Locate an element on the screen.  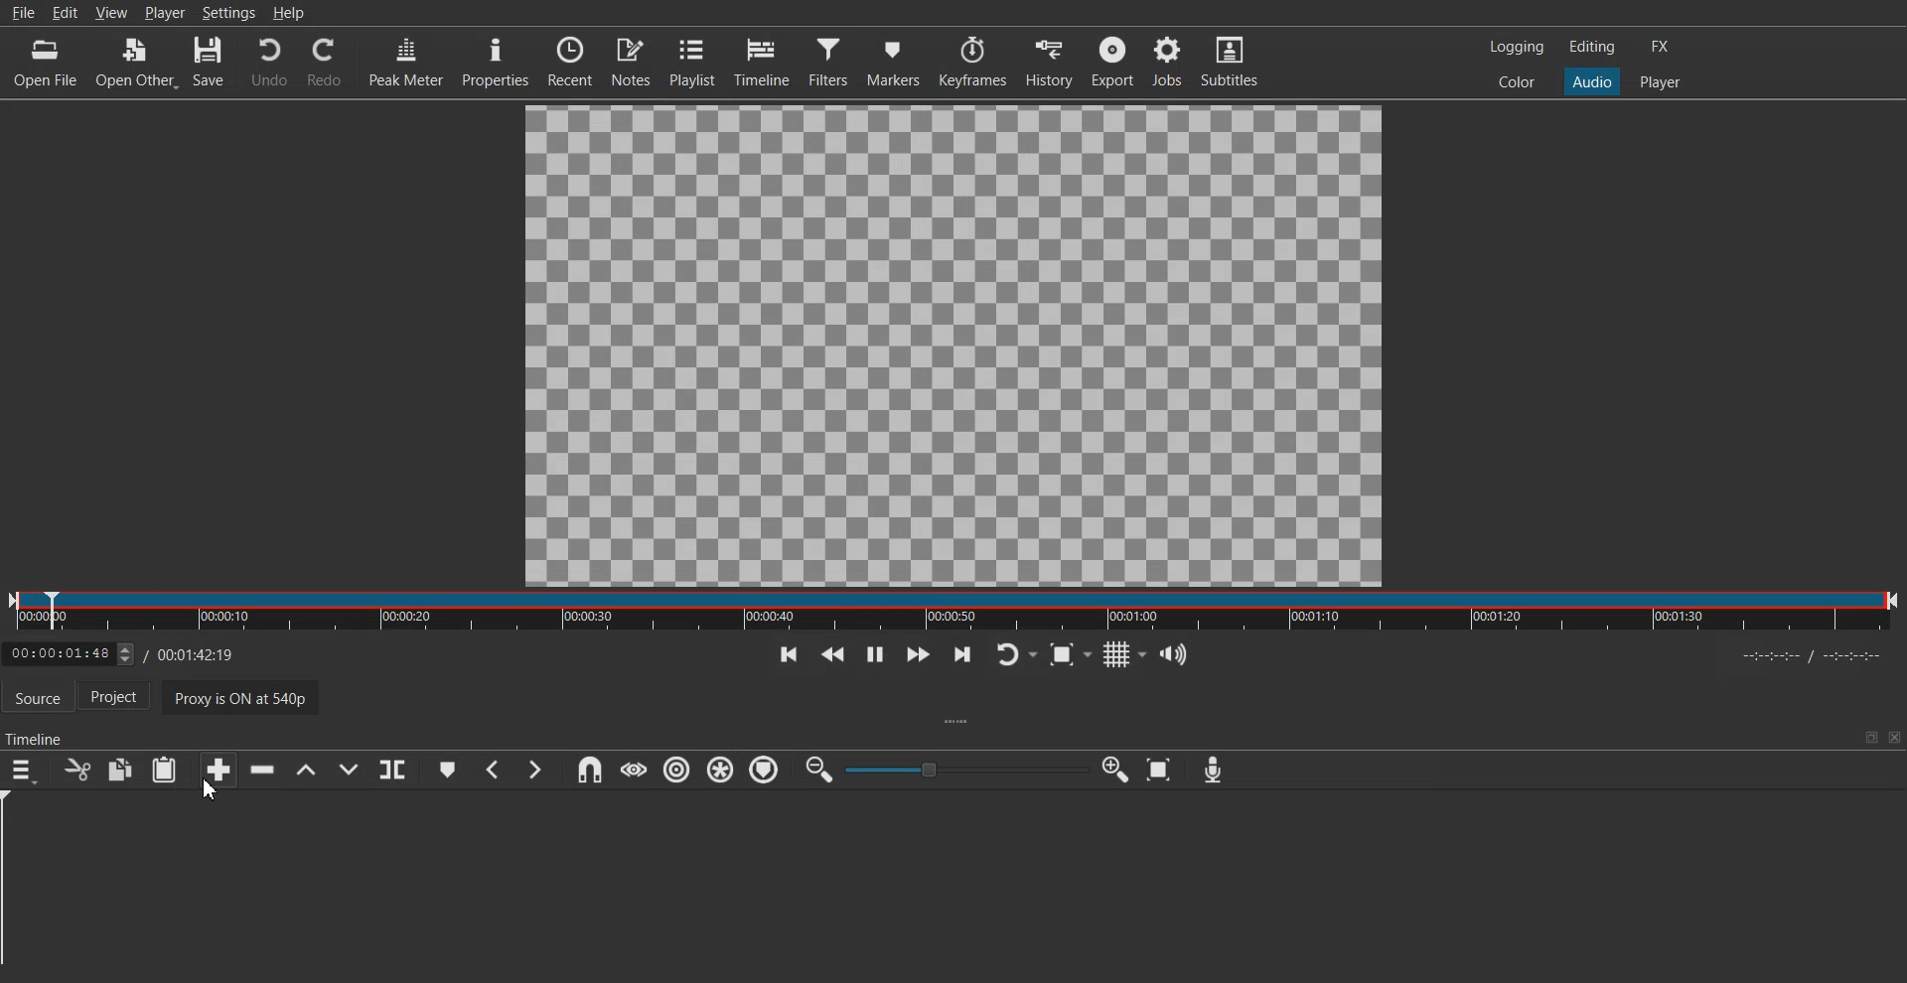
Playhead is located at coordinates (18, 887).